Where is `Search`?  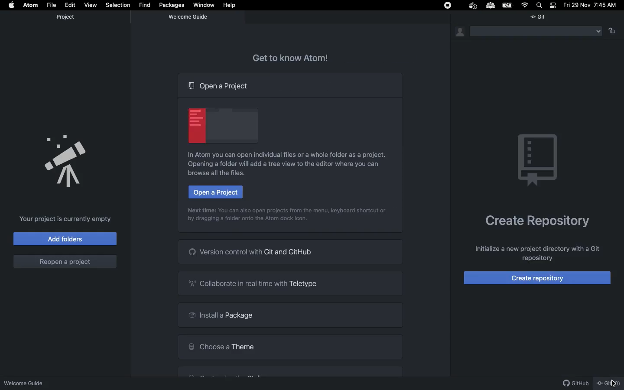 Search is located at coordinates (540, 5).